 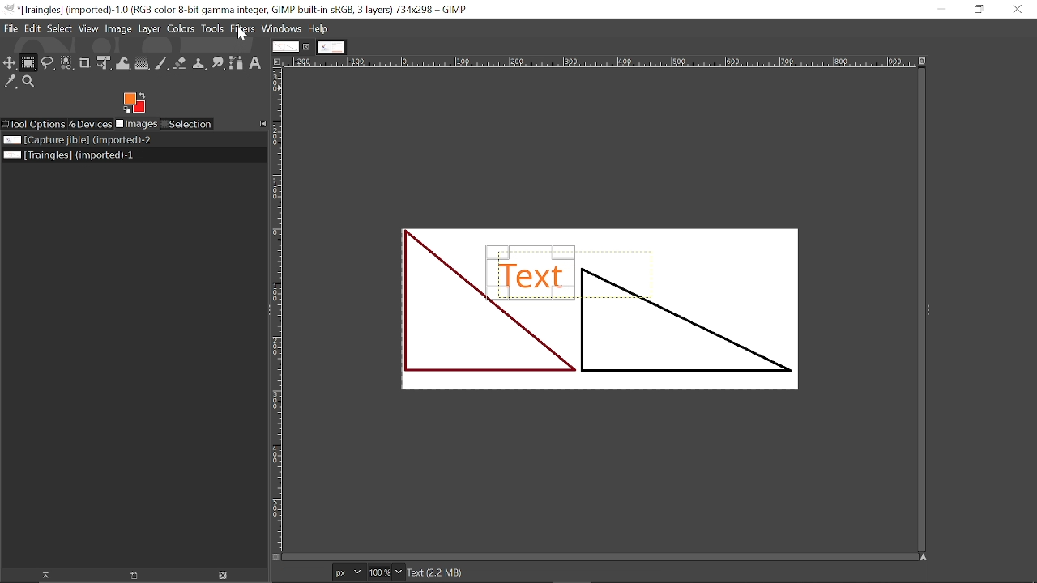 What do you see at coordinates (11, 28) in the screenshot?
I see `File` at bounding box center [11, 28].